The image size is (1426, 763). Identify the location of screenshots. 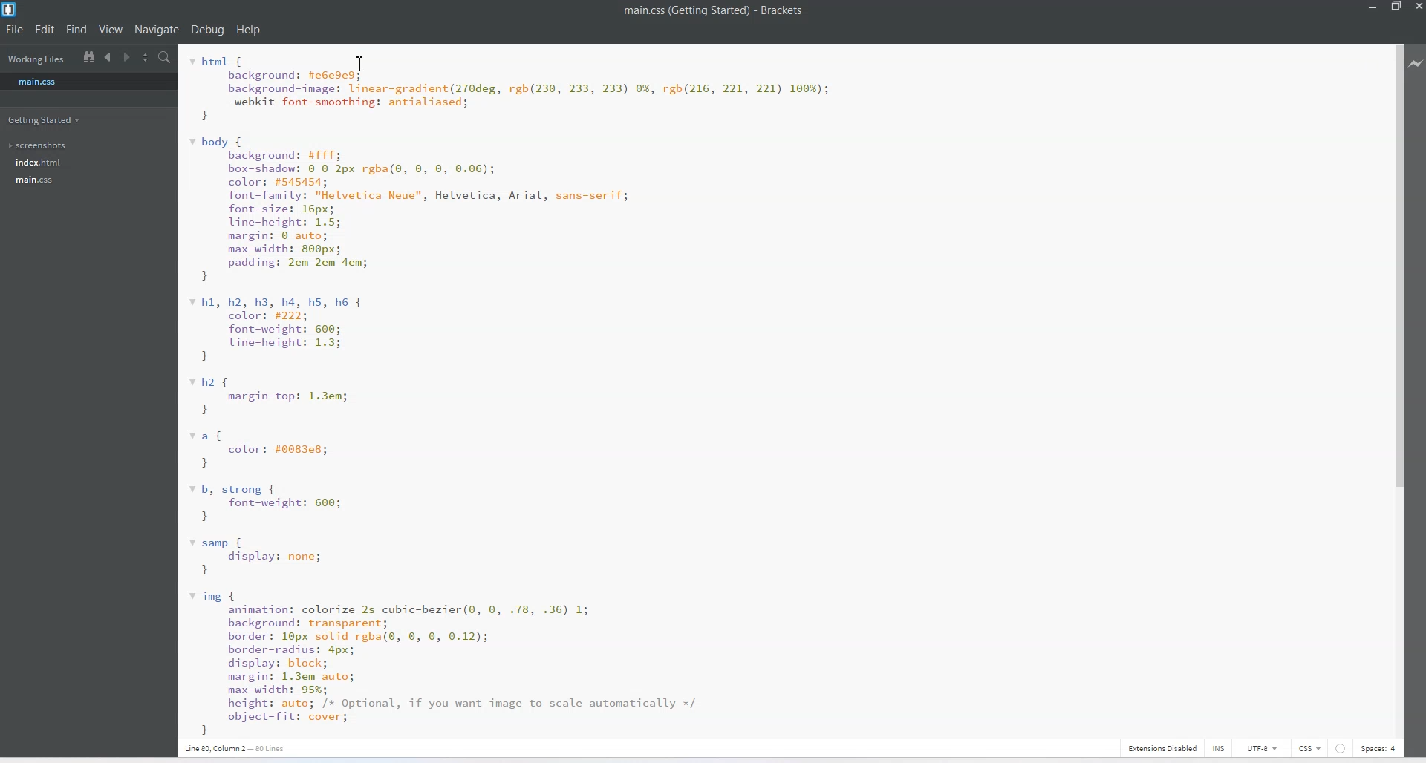
(38, 145).